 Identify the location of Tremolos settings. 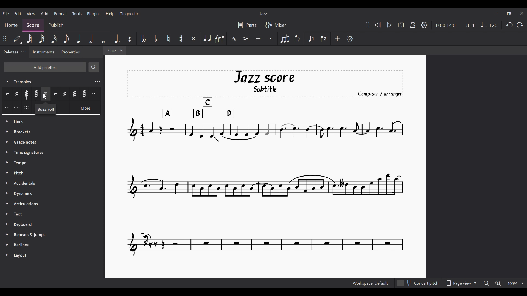
(97, 82).